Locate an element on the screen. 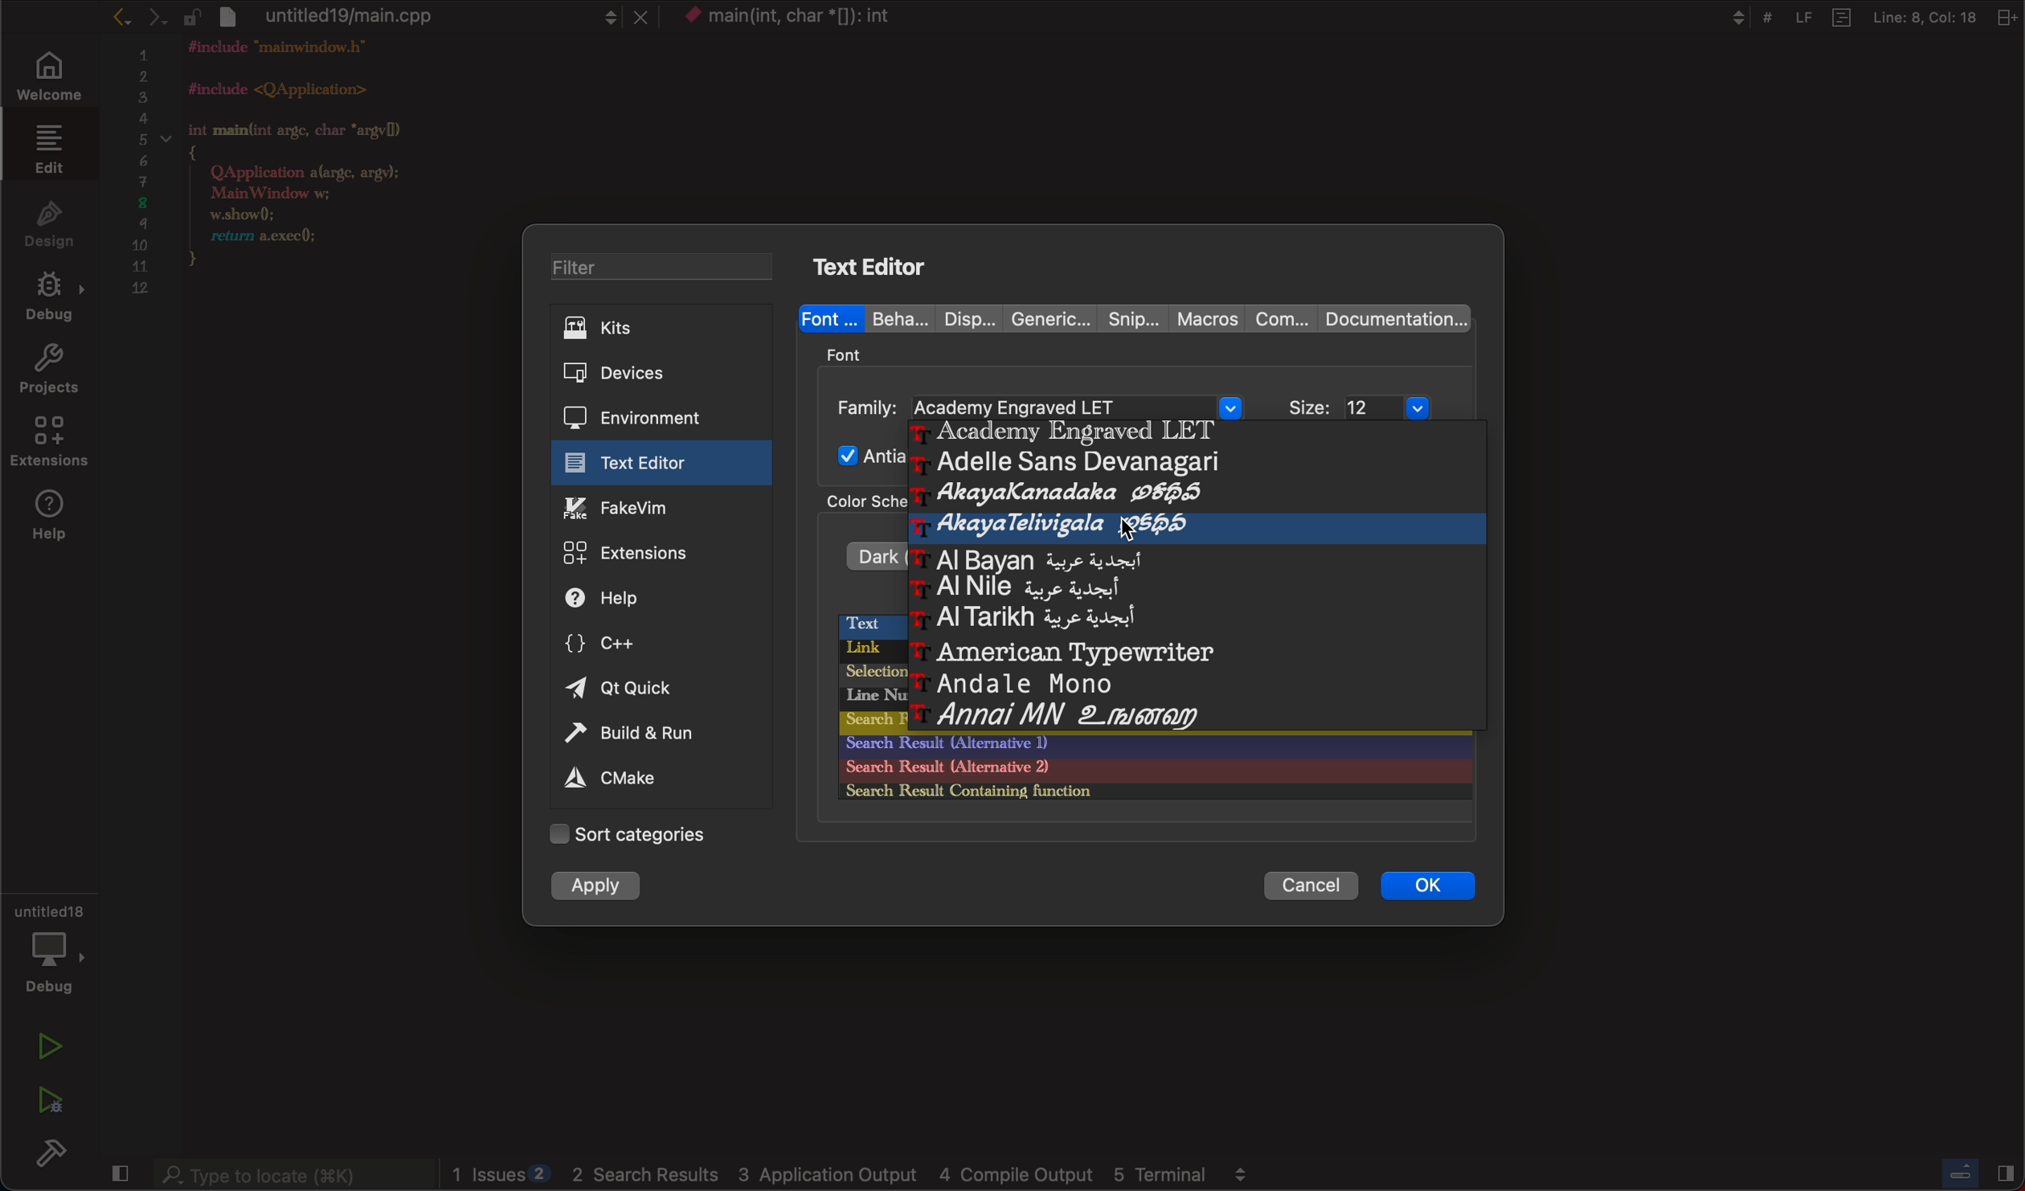 The height and width of the screenshot is (1191, 2025). cancel is located at coordinates (1303, 885).